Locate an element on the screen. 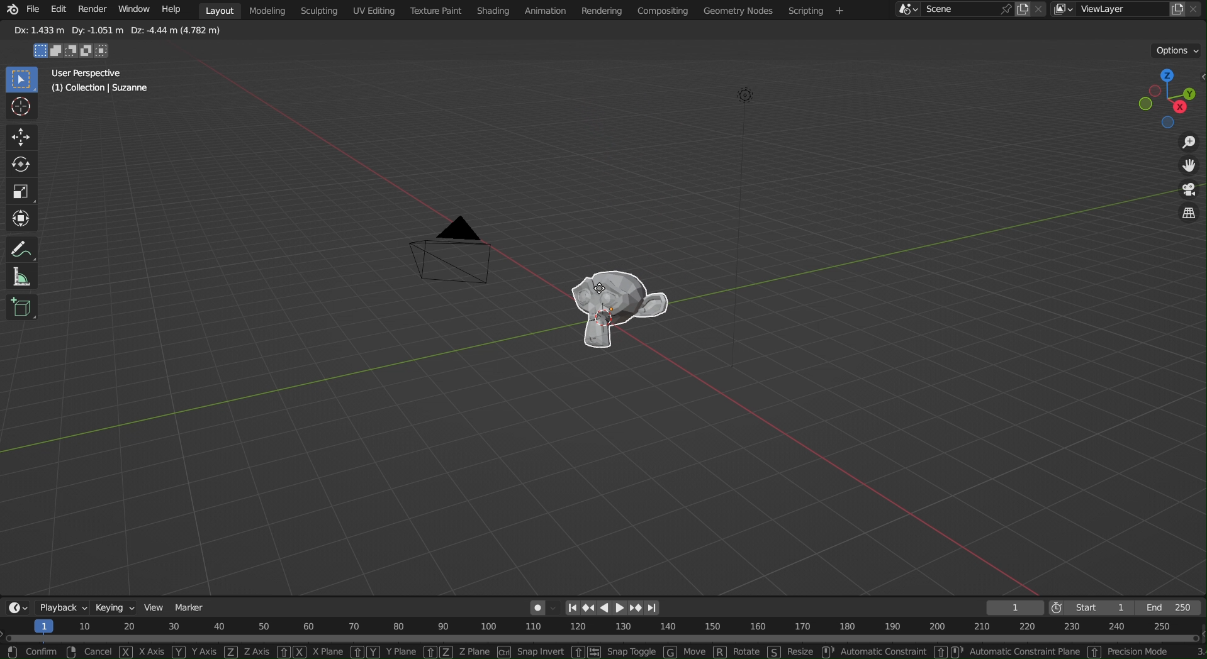 The height and width of the screenshot is (659, 1207). Shading is located at coordinates (494, 10).